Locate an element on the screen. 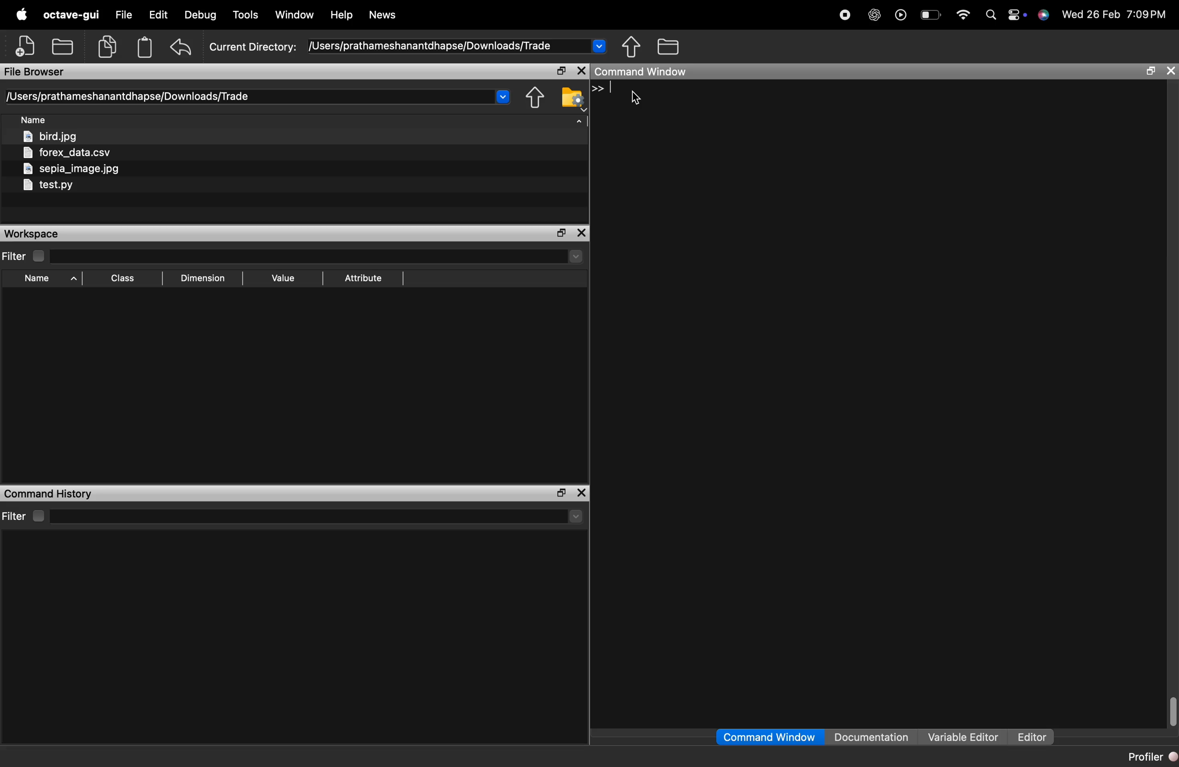 The width and height of the screenshot is (1179, 767). window is located at coordinates (295, 15).